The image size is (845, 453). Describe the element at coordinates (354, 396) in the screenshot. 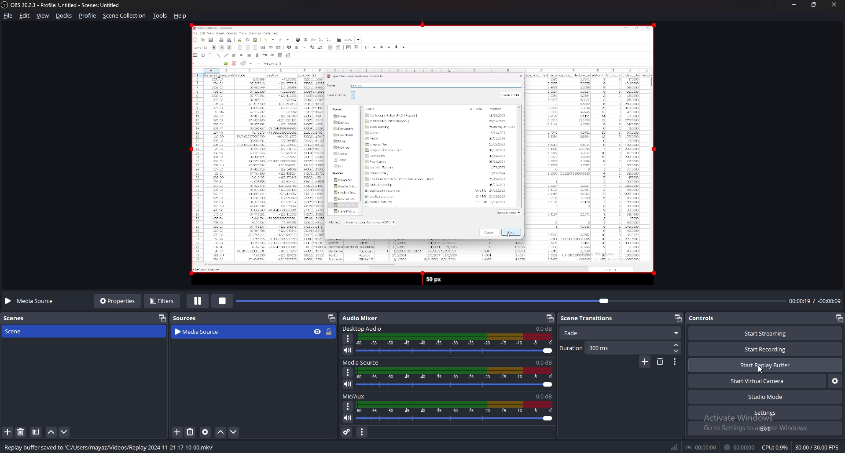

I see `mic/aux` at that location.